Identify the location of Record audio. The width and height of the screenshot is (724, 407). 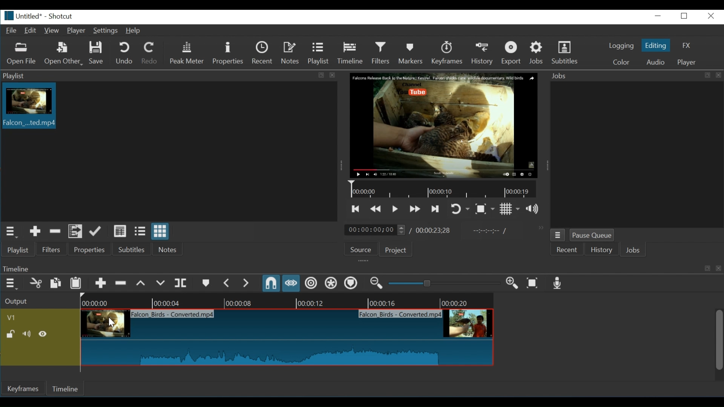
(556, 283).